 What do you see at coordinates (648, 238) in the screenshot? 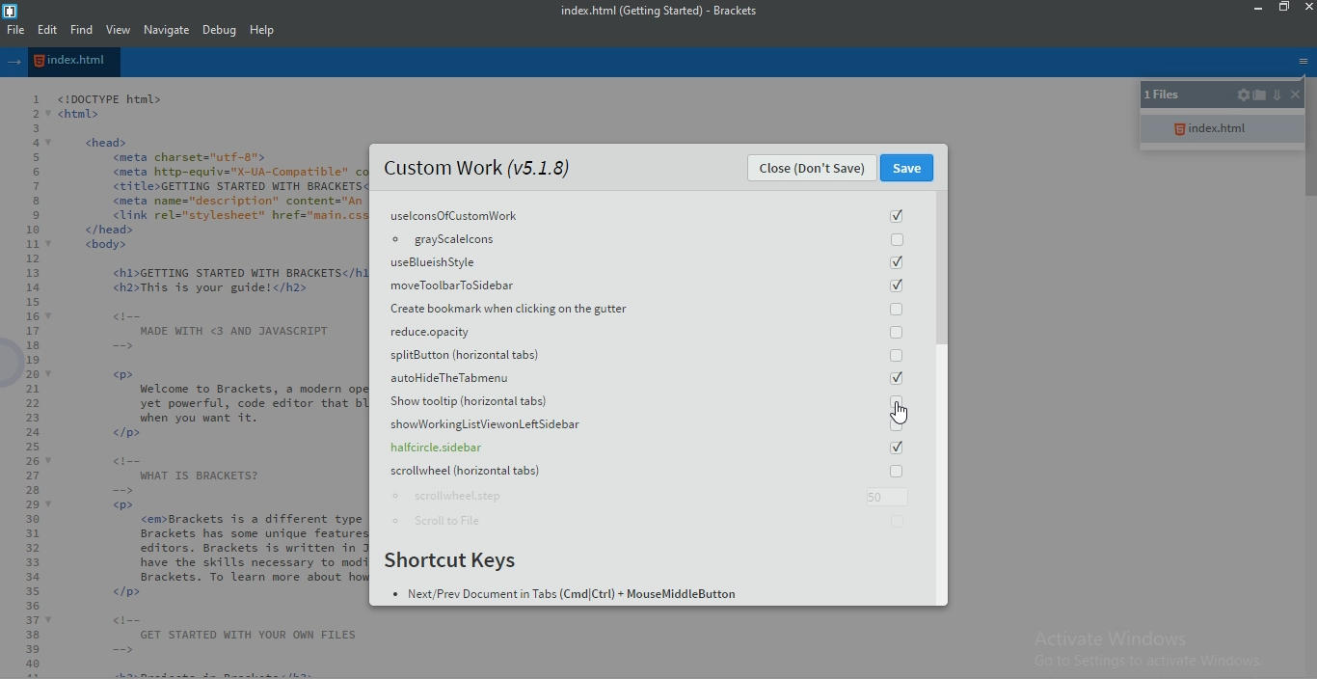
I see `grayscalelcons` at bounding box center [648, 238].